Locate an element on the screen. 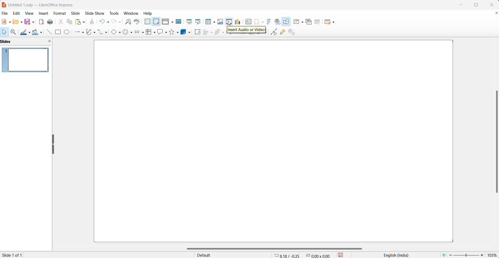  minimize is located at coordinates (460, 4).